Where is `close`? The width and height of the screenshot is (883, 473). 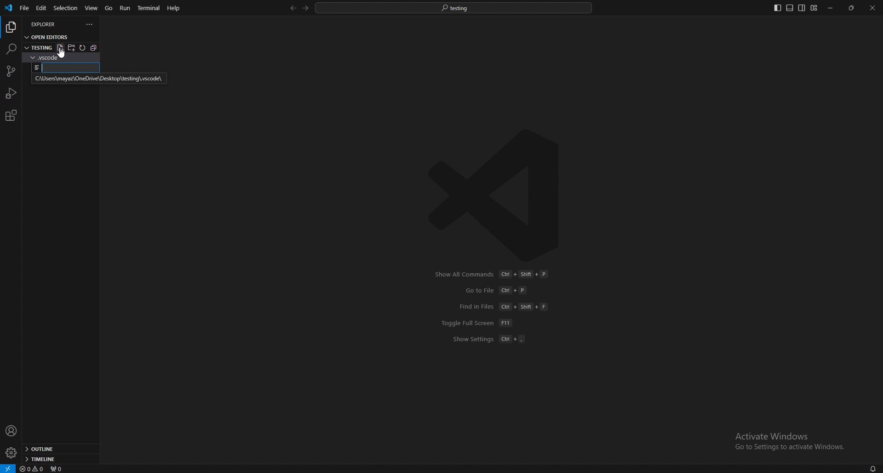
close is located at coordinates (872, 8).